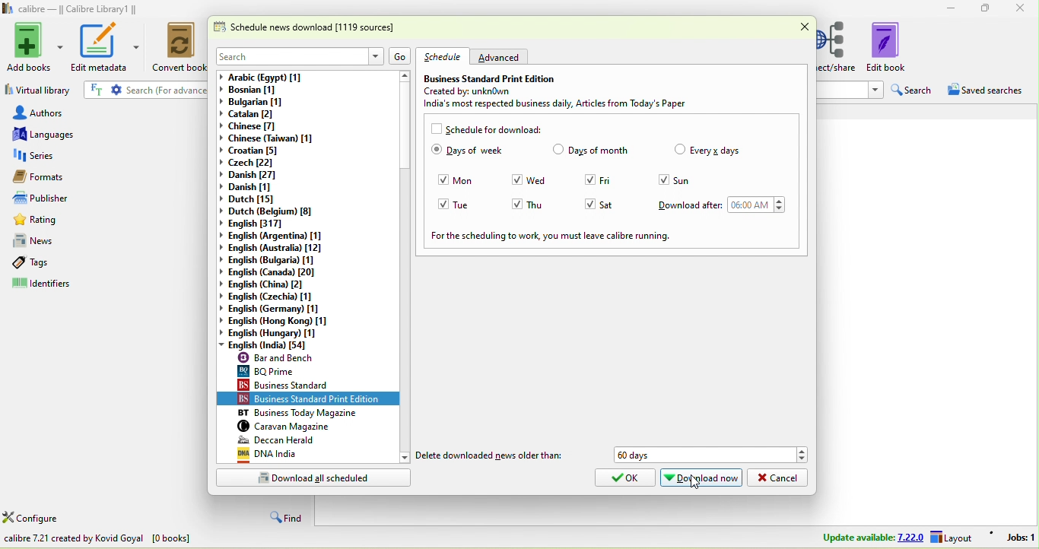  Describe the element at coordinates (444, 56) in the screenshot. I see `schedule ` at that location.